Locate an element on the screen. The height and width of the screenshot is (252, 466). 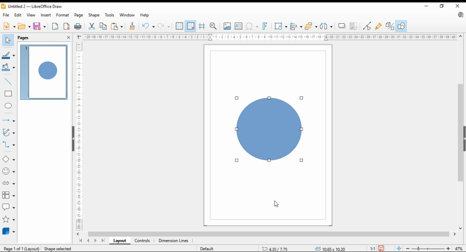
Ruler is located at coordinates (79, 134).